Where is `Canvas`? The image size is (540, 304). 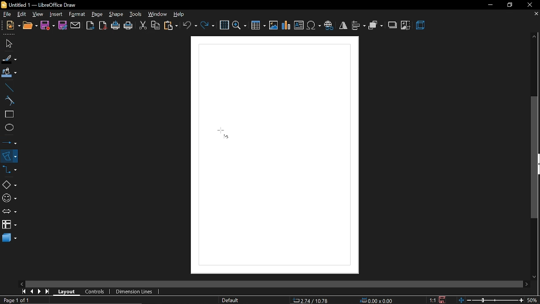 Canvas is located at coordinates (273, 155).